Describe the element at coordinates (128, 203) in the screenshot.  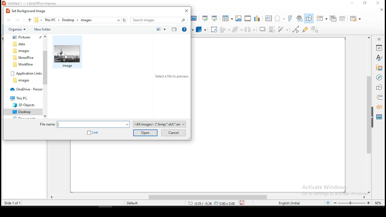
I see `default` at that location.